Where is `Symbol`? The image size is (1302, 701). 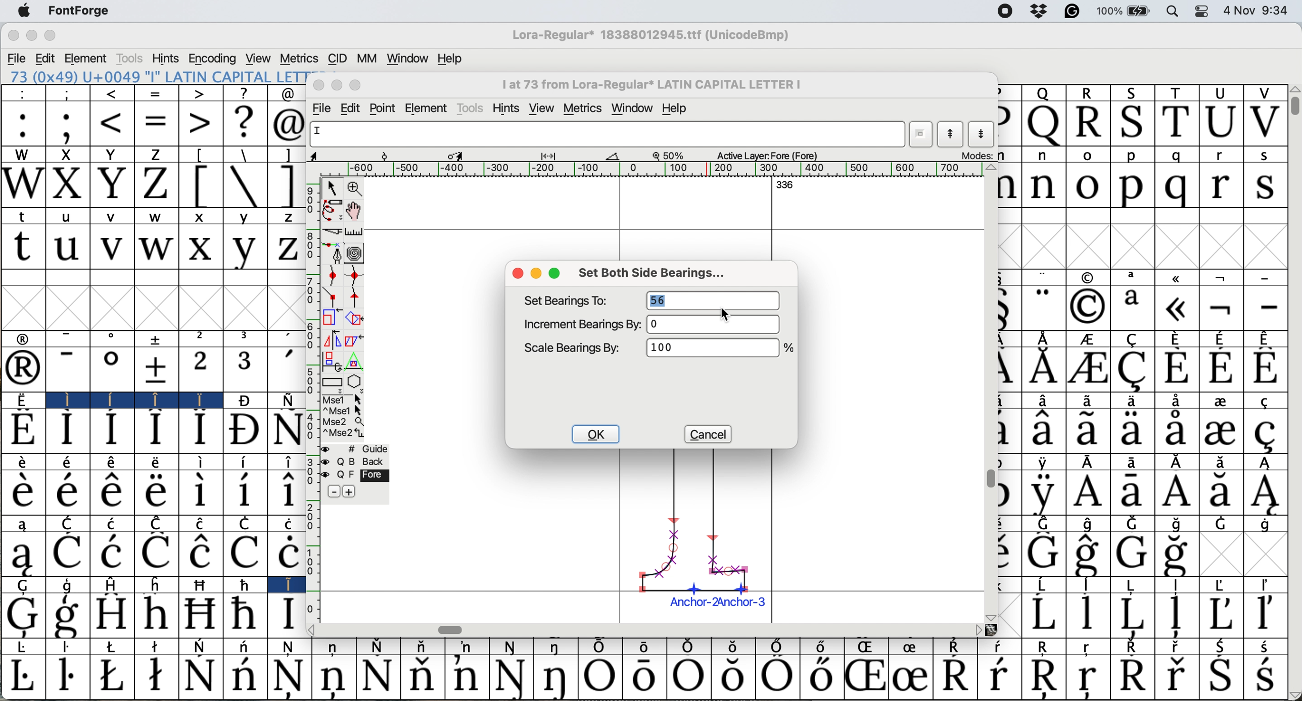 Symbol is located at coordinates (1267, 492).